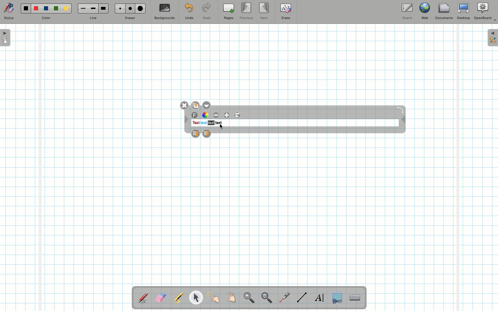 The height and width of the screenshot is (311, 498). What do you see at coordinates (355, 296) in the screenshot?
I see `Text input` at bounding box center [355, 296].